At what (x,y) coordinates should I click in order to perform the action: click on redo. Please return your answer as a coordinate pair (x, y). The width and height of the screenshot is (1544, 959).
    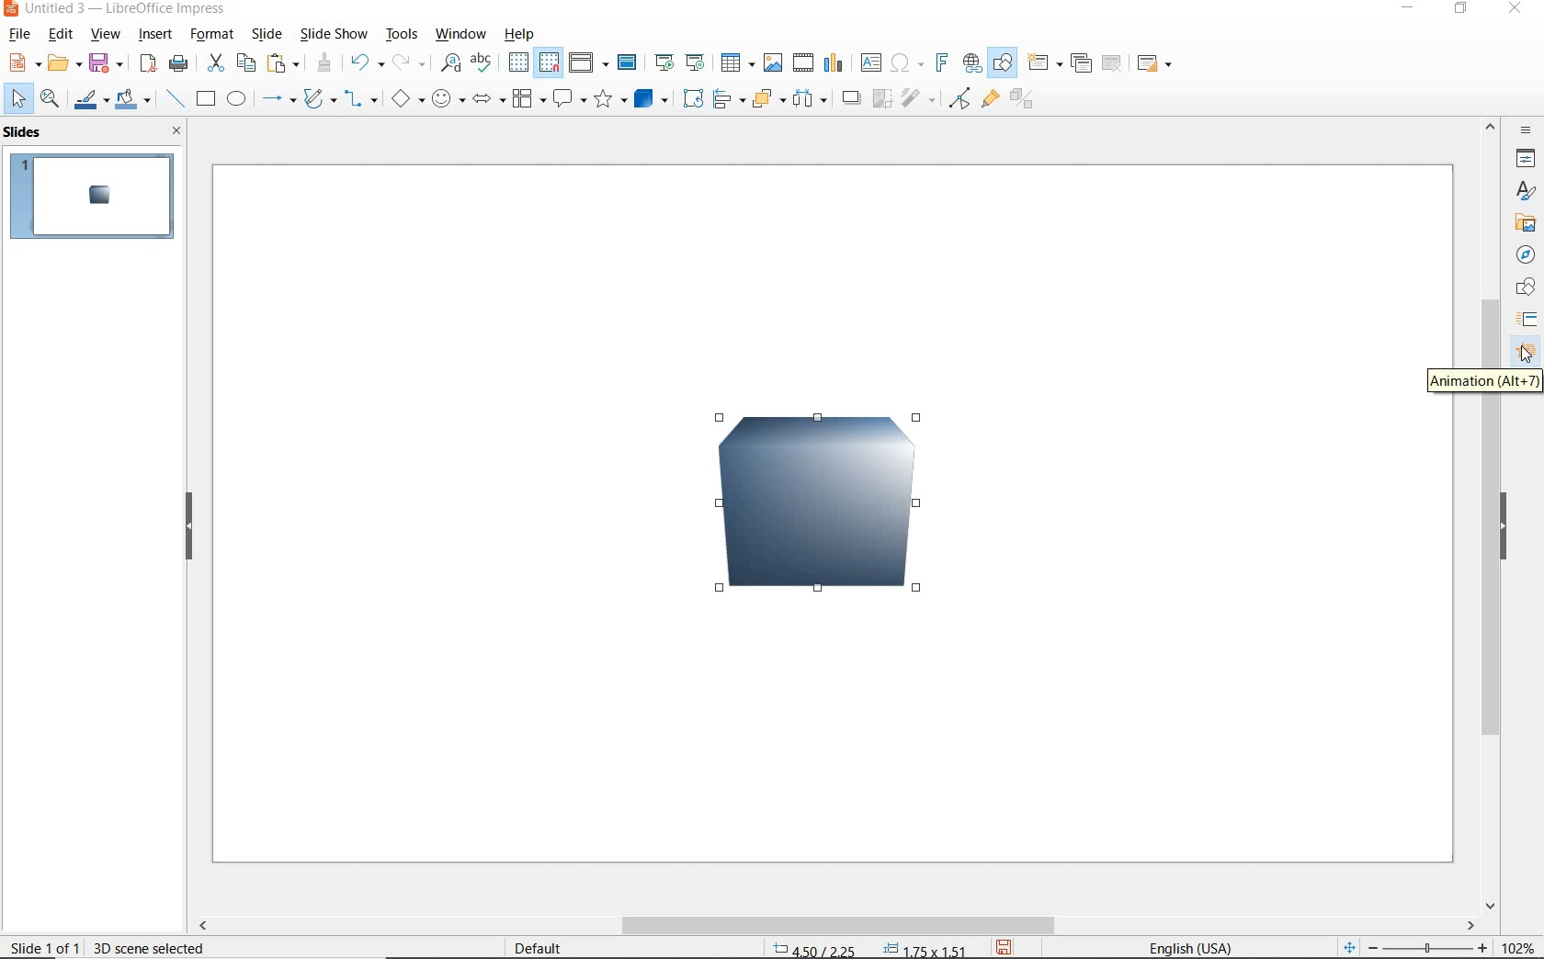
    Looking at the image, I should click on (407, 63).